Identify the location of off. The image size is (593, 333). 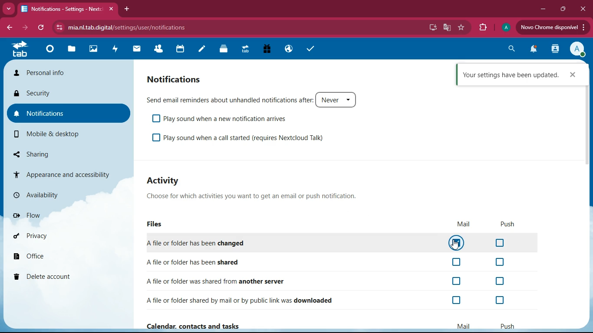
(500, 262).